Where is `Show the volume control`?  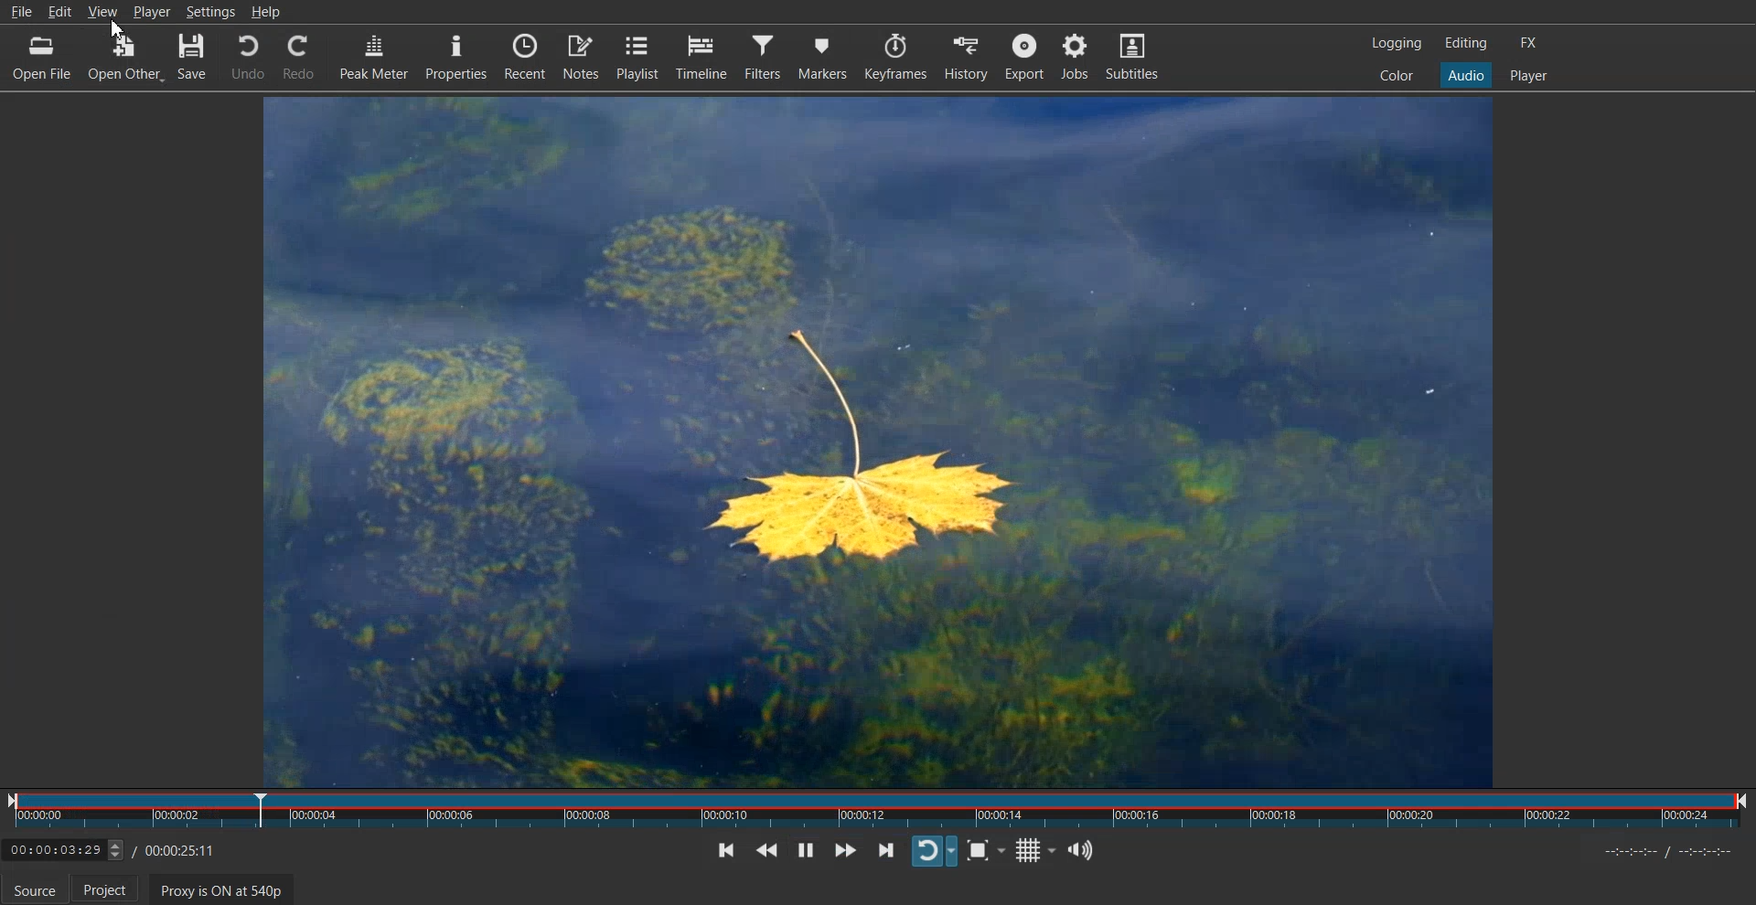
Show the volume control is located at coordinates (1079, 849).